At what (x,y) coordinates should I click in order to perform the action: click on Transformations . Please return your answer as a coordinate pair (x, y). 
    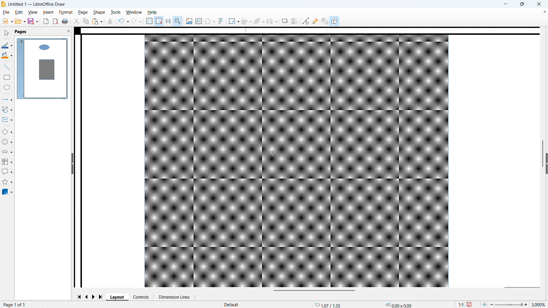
    Looking at the image, I should click on (234, 21).